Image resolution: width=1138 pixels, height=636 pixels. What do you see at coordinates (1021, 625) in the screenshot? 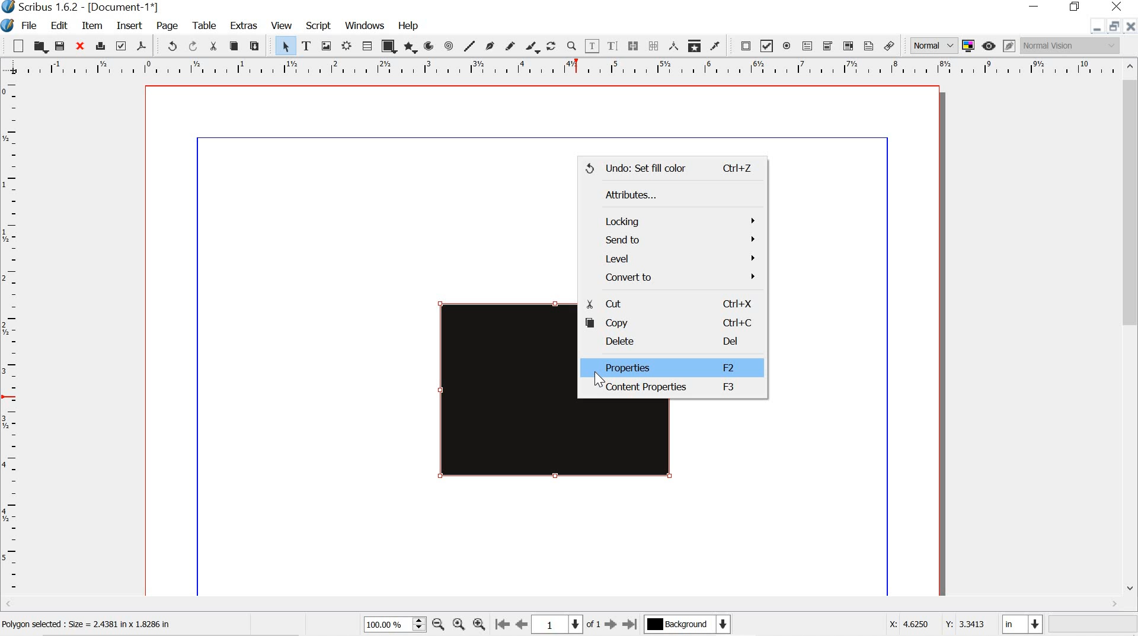
I see `in` at bounding box center [1021, 625].